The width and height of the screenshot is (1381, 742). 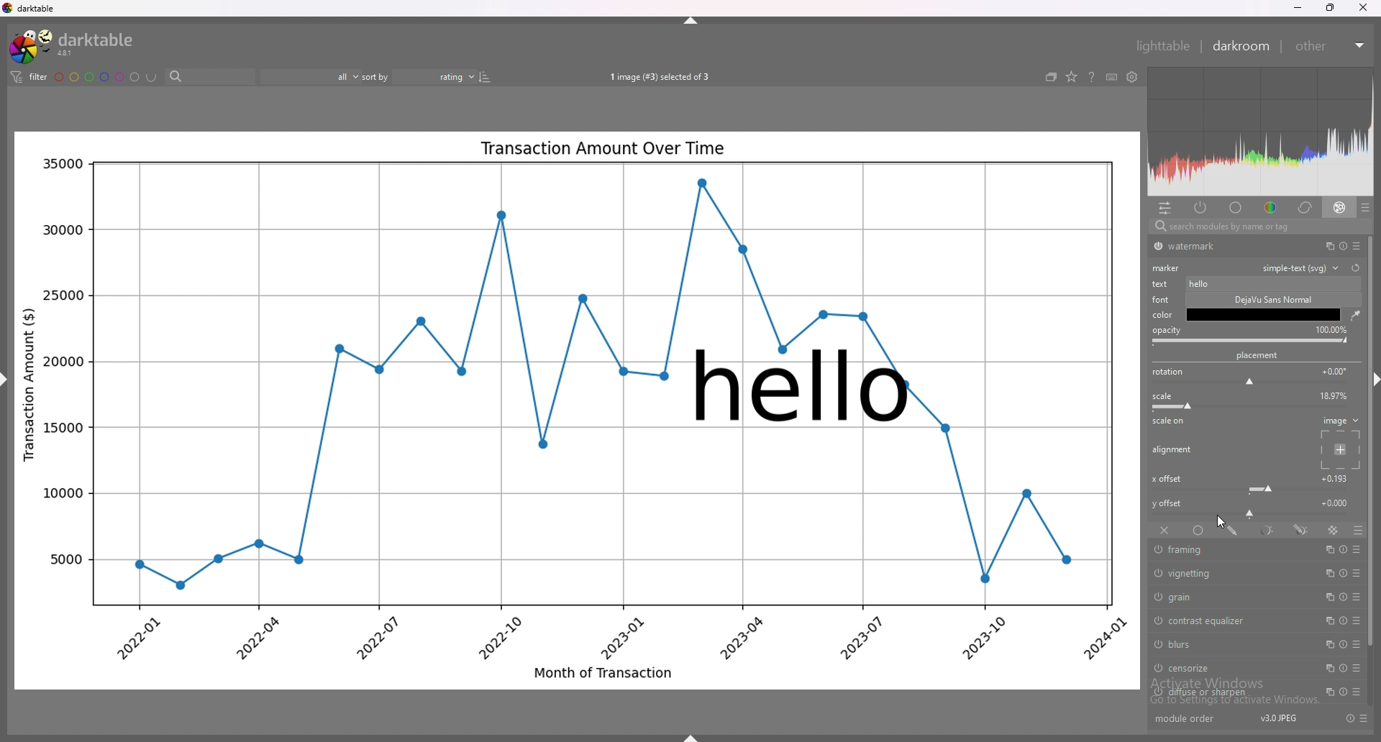 What do you see at coordinates (1162, 396) in the screenshot?
I see `scale` at bounding box center [1162, 396].